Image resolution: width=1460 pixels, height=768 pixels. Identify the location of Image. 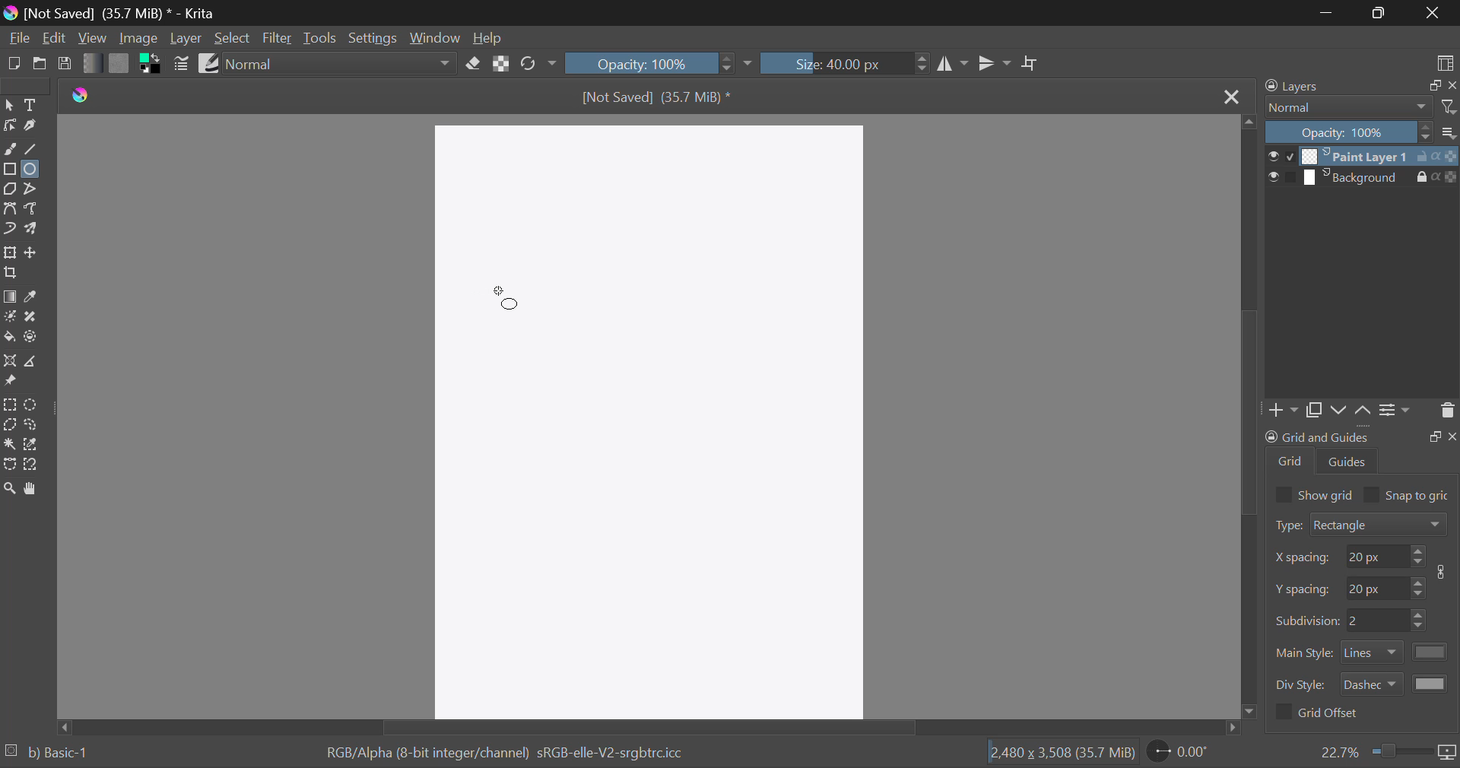
(136, 39).